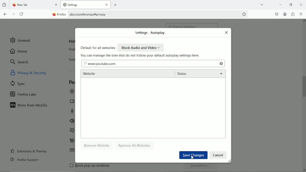 The height and width of the screenshot is (172, 306). I want to click on new tab, so click(116, 5).